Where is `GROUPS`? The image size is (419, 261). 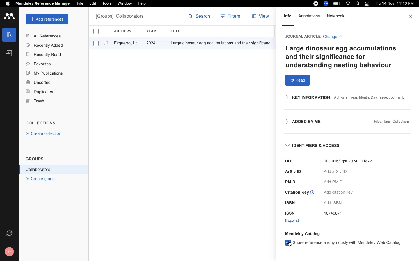
GROUPS is located at coordinates (35, 158).